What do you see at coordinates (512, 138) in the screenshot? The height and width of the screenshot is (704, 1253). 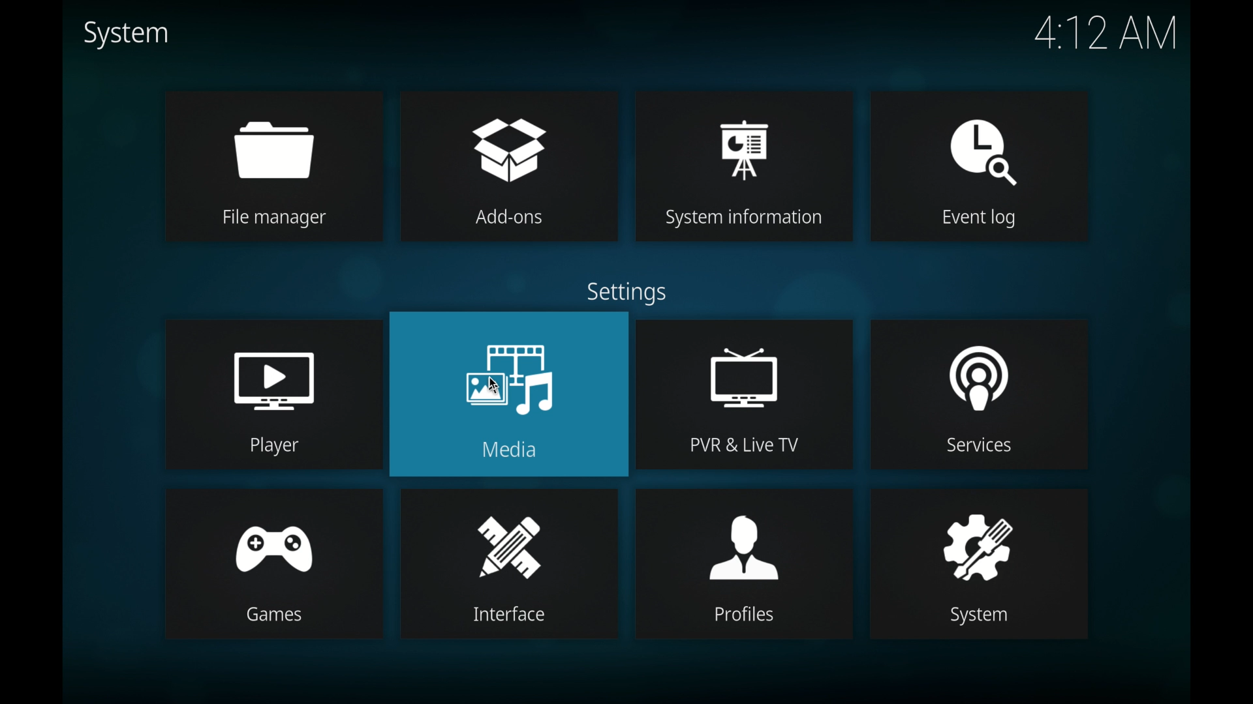 I see `add-ons` at bounding box center [512, 138].